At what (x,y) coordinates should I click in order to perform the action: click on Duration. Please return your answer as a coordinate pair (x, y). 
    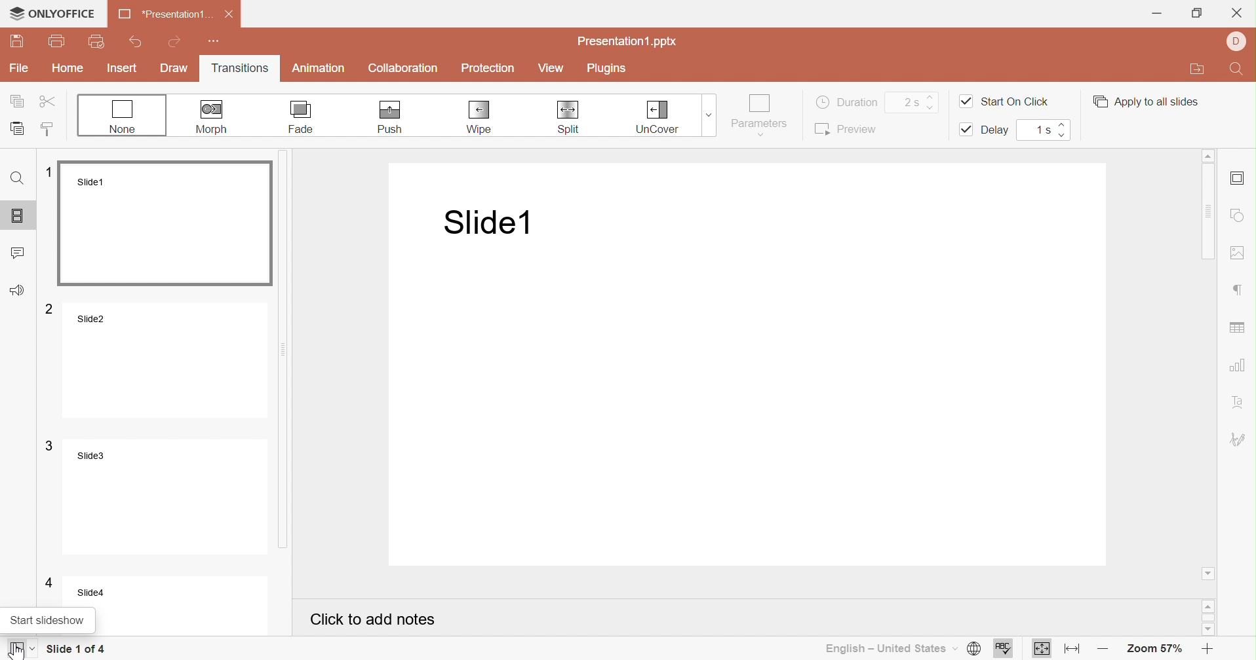
    Looking at the image, I should click on (846, 101).